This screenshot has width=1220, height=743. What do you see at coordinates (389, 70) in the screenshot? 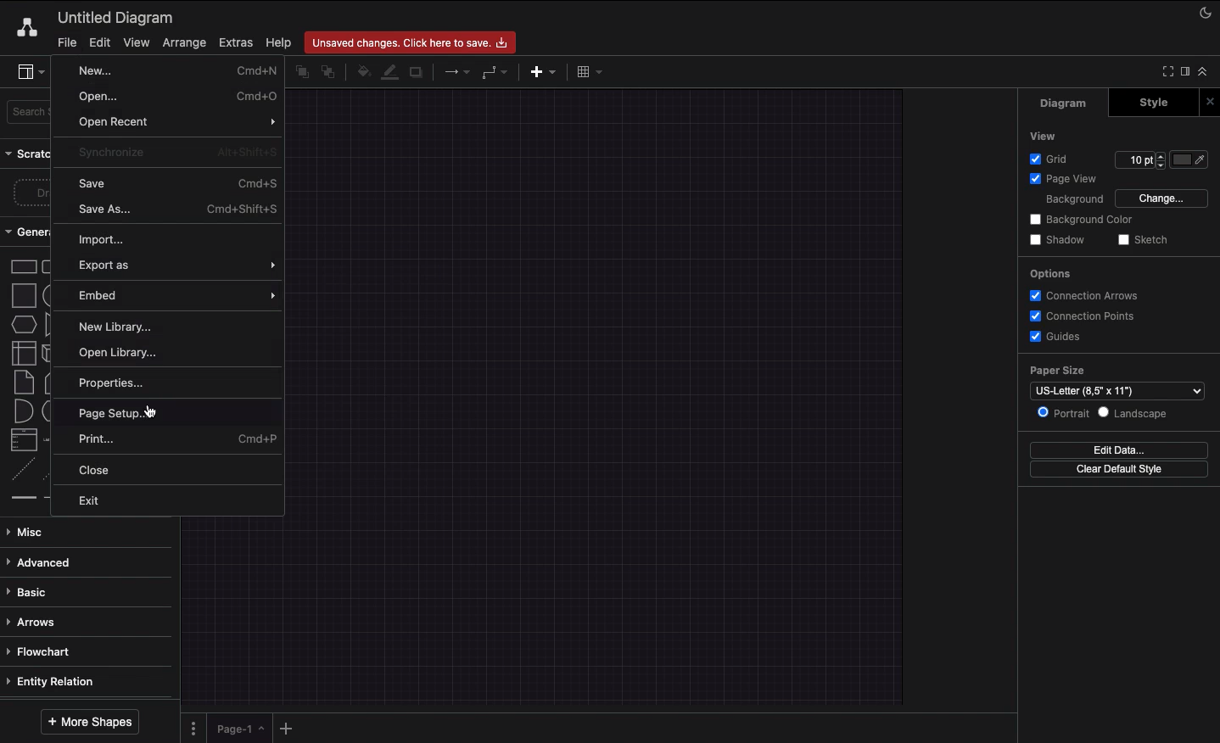
I see `Line color` at bounding box center [389, 70].